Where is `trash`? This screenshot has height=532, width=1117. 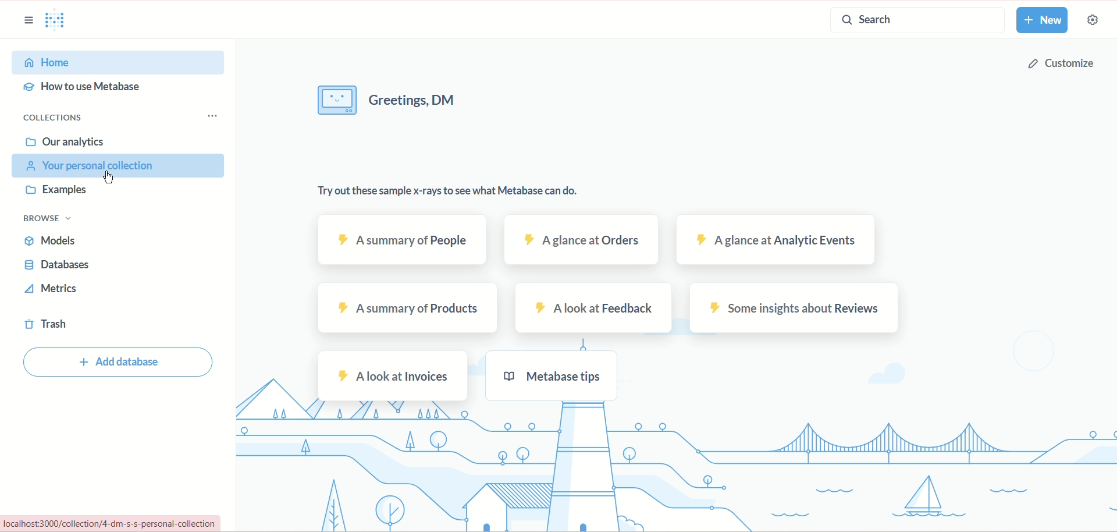
trash is located at coordinates (48, 322).